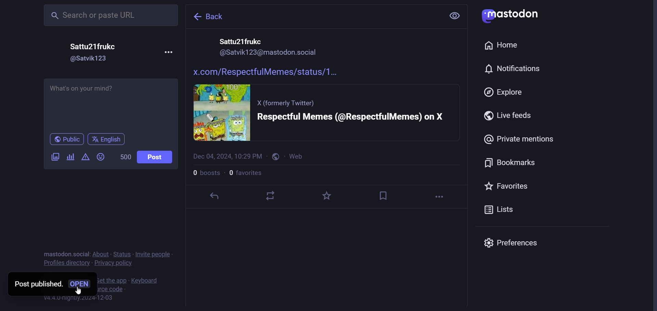 Image resolution: width=657 pixels, height=311 pixels. I want to click on images/videos, so click(55, 157).